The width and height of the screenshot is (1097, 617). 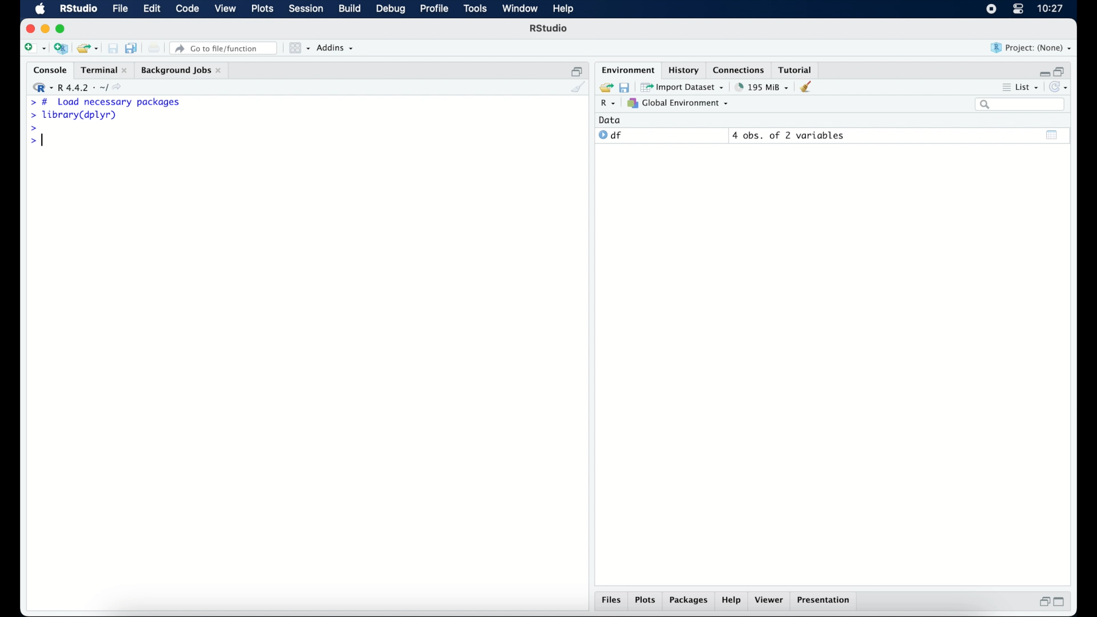 What do you see at coordinates (1043, 603) in the screenshot?
I see `restore down` at bounding box center [1043, 603].